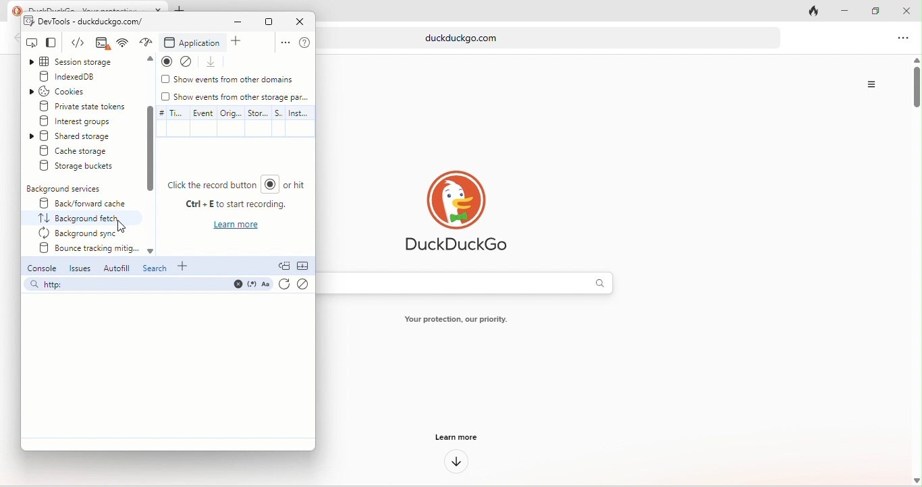 The image size is (922, 487). Describe the element at coordinates (300, 122) in the screenshot. I see `instant id` at that location.